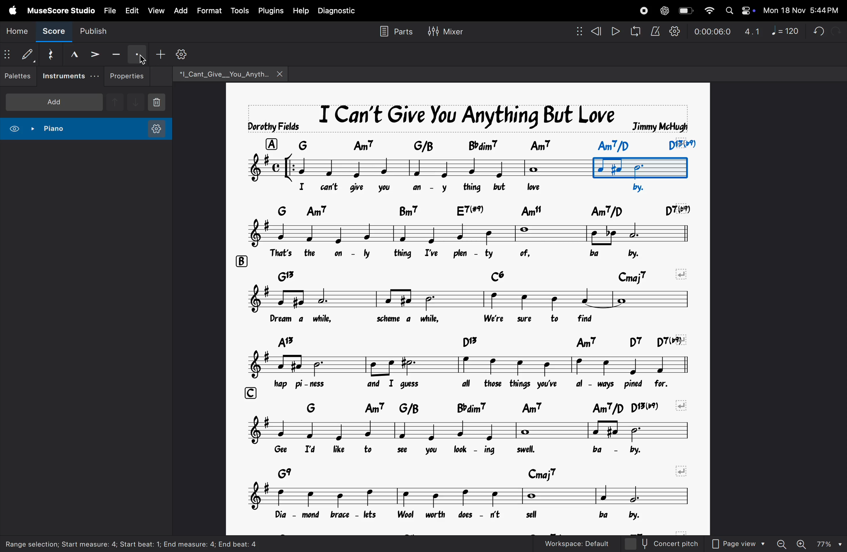  What do you see at coordinates (477, 187) in the screenshot?
I see `lyrics` at bounding box center [477, 187].